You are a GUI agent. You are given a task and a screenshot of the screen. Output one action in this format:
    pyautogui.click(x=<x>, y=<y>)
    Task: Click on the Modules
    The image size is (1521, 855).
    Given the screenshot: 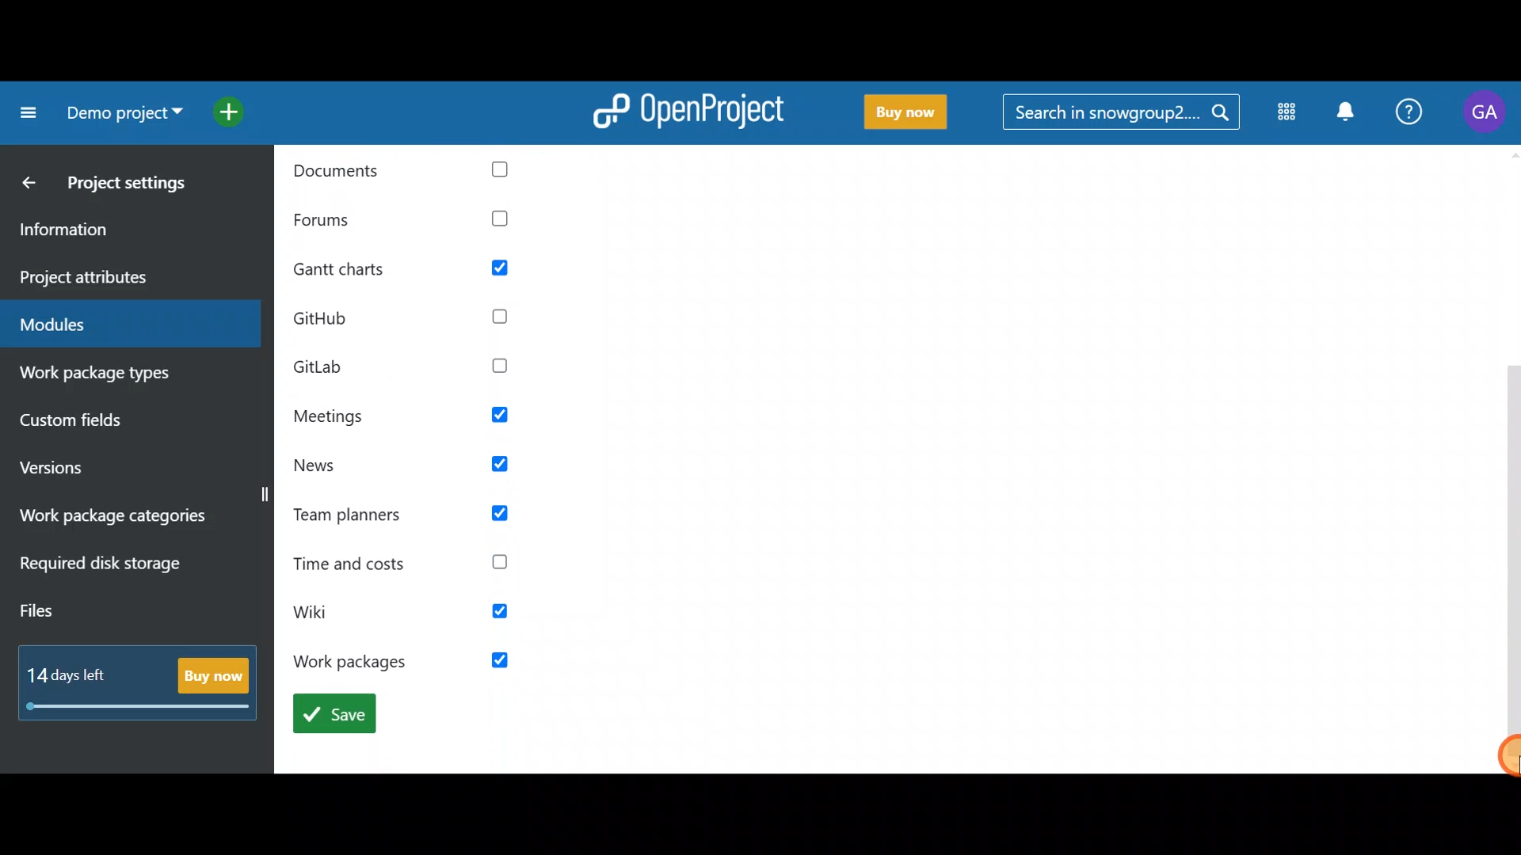 What is the action you would take?
    pyautogui.click(x=120, y=325)
    